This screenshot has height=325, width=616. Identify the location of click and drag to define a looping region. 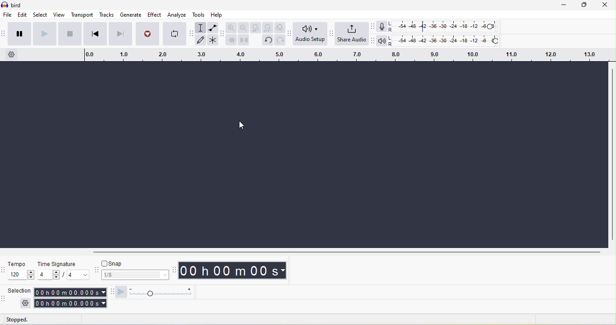
(342, 56).